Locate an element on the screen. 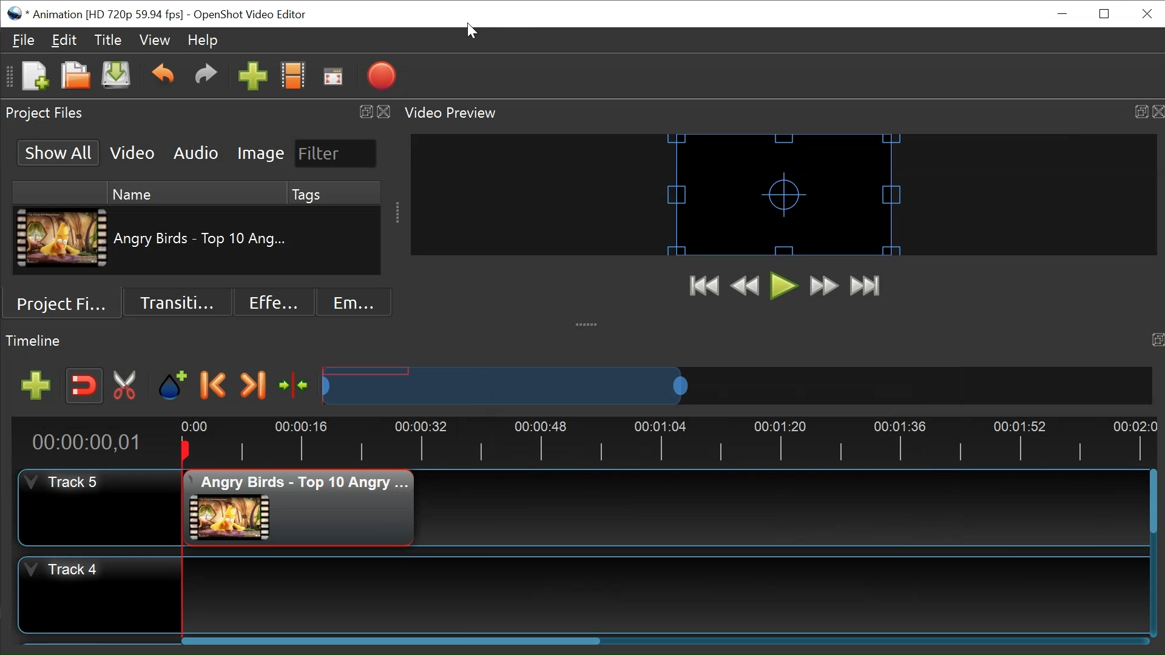  Close is located at coordinates (1149, 14).